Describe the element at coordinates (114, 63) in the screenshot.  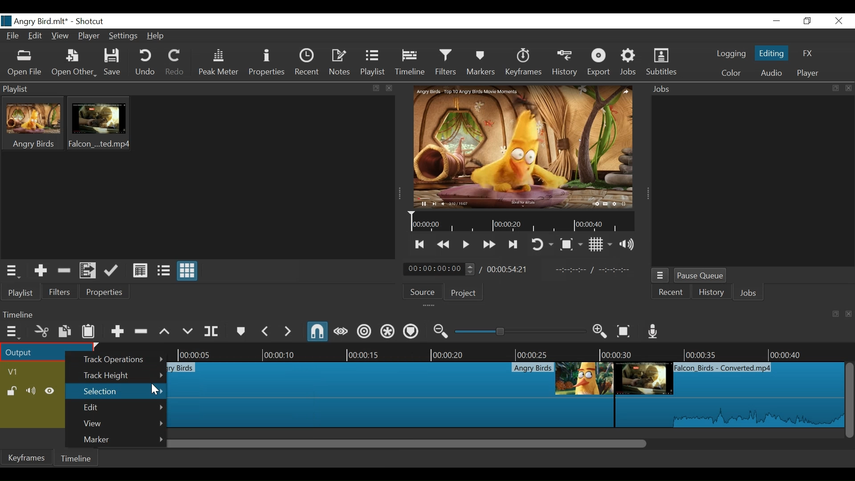
I see `Save` at that location.